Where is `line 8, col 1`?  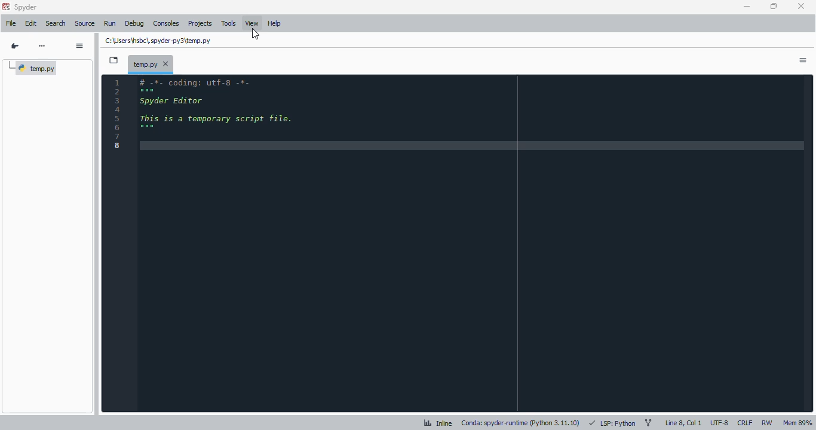
line 8, col 1 is located at coordinates (683, 422).